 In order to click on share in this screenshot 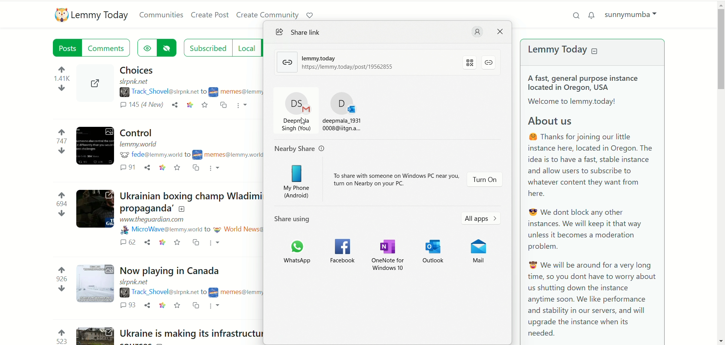, I will do `click(147, 242)`.